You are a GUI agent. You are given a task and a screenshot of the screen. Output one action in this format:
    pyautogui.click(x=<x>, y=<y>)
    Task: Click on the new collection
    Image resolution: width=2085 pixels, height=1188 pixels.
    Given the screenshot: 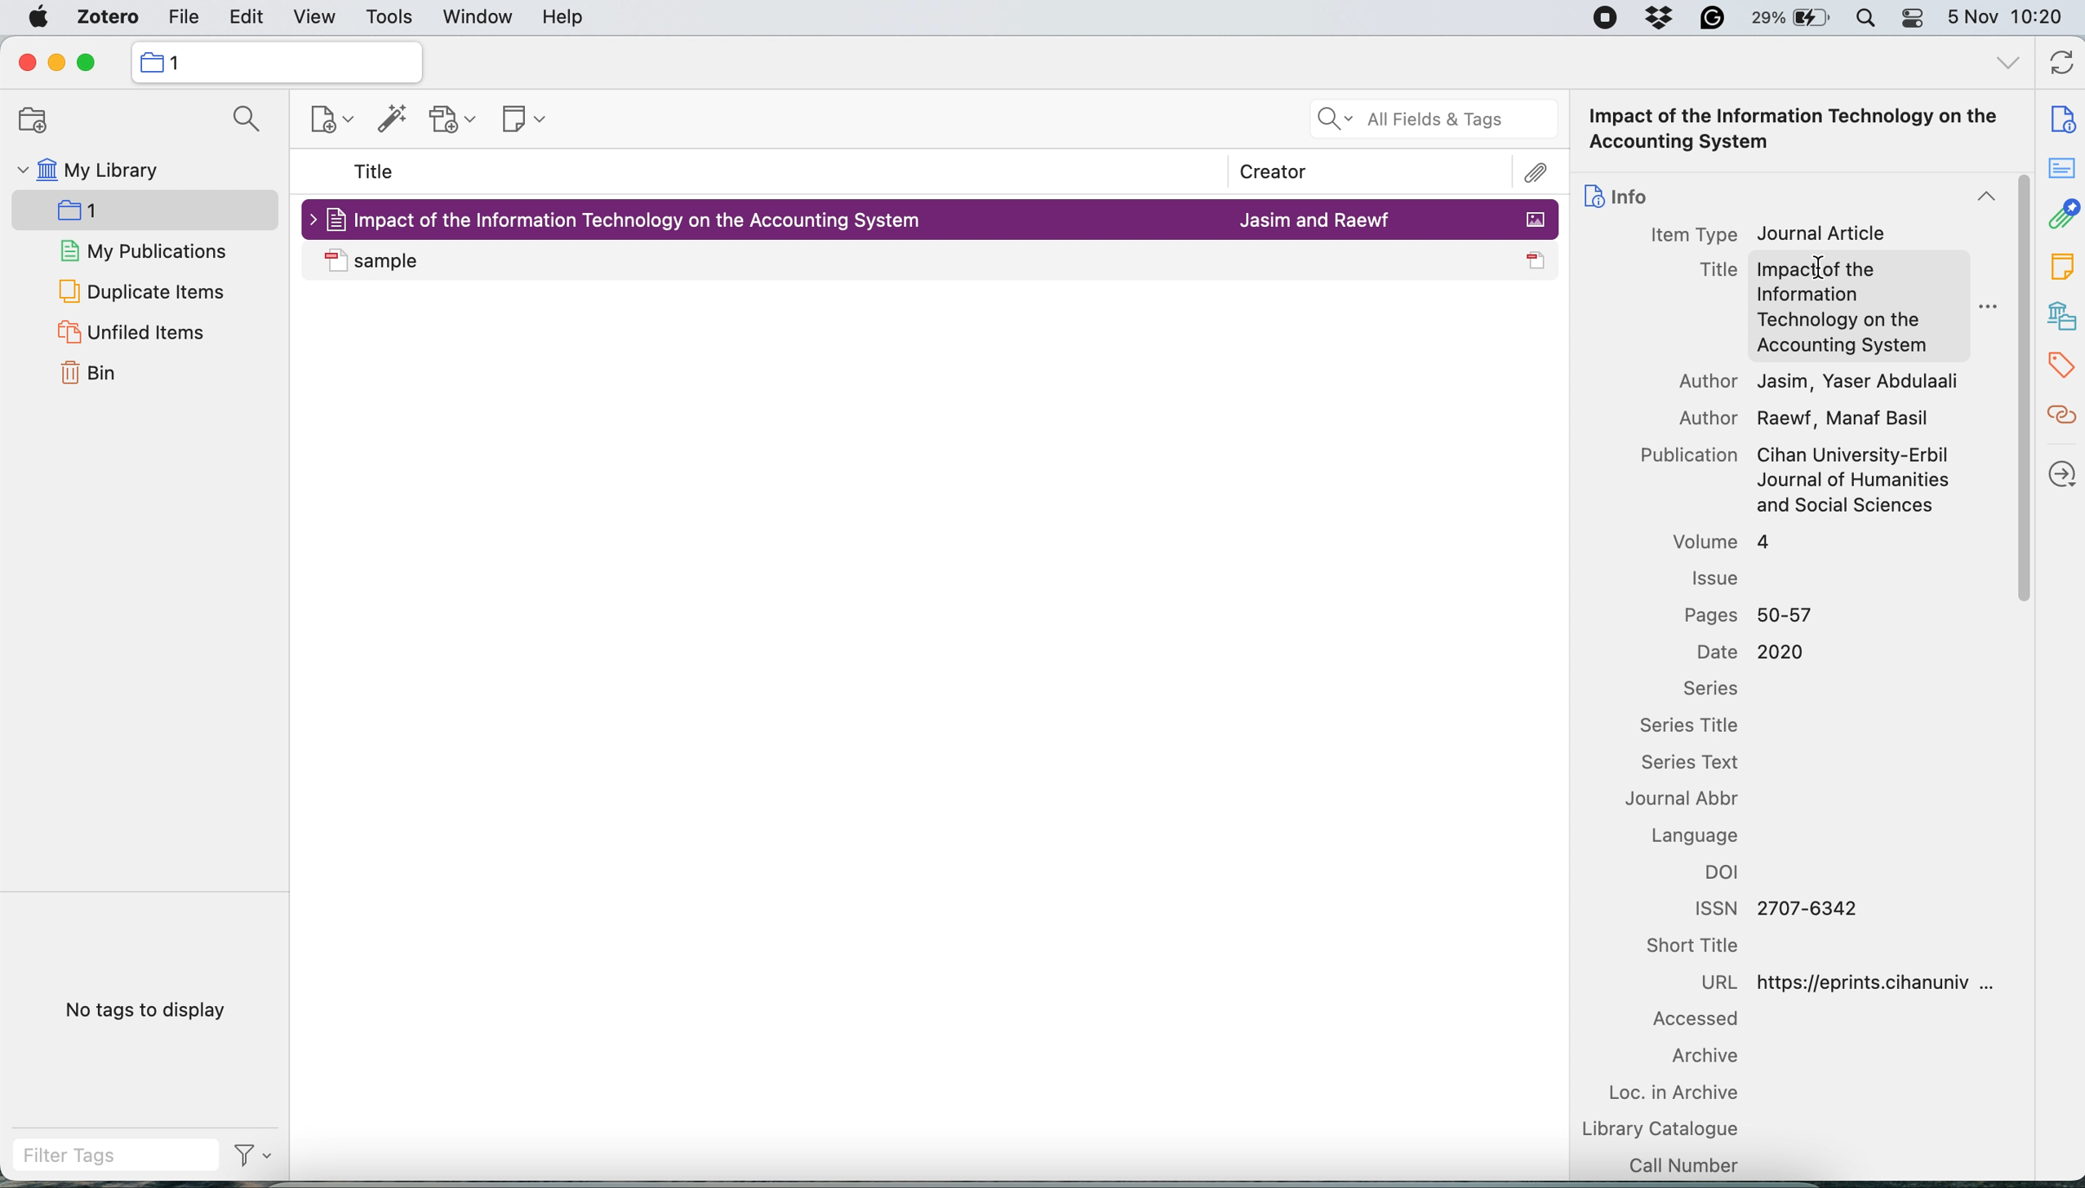 What is the action you would take?
    pyautogui.click(x=33, y=118)
    